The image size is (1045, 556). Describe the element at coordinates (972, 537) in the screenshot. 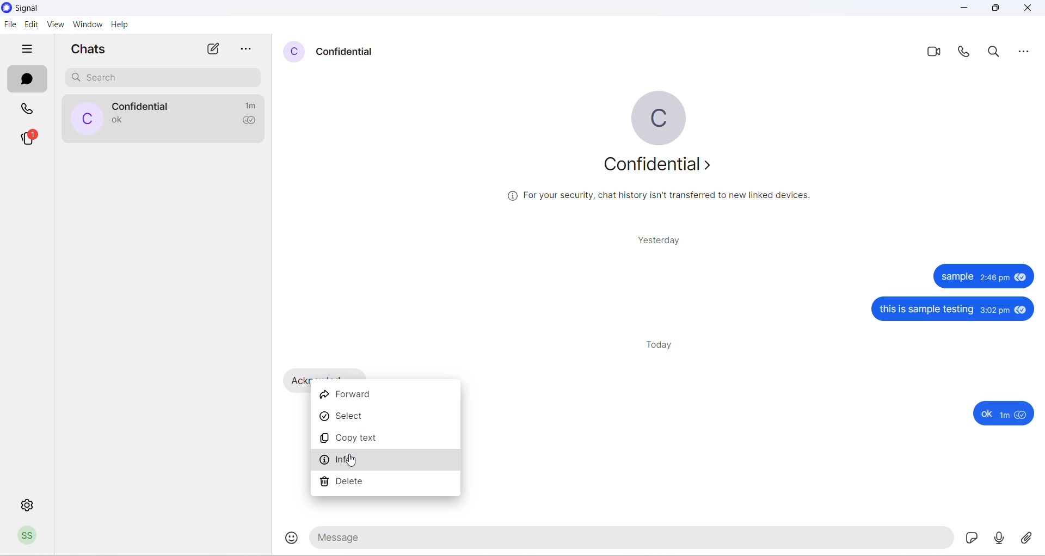

I see `sticker` at that location.